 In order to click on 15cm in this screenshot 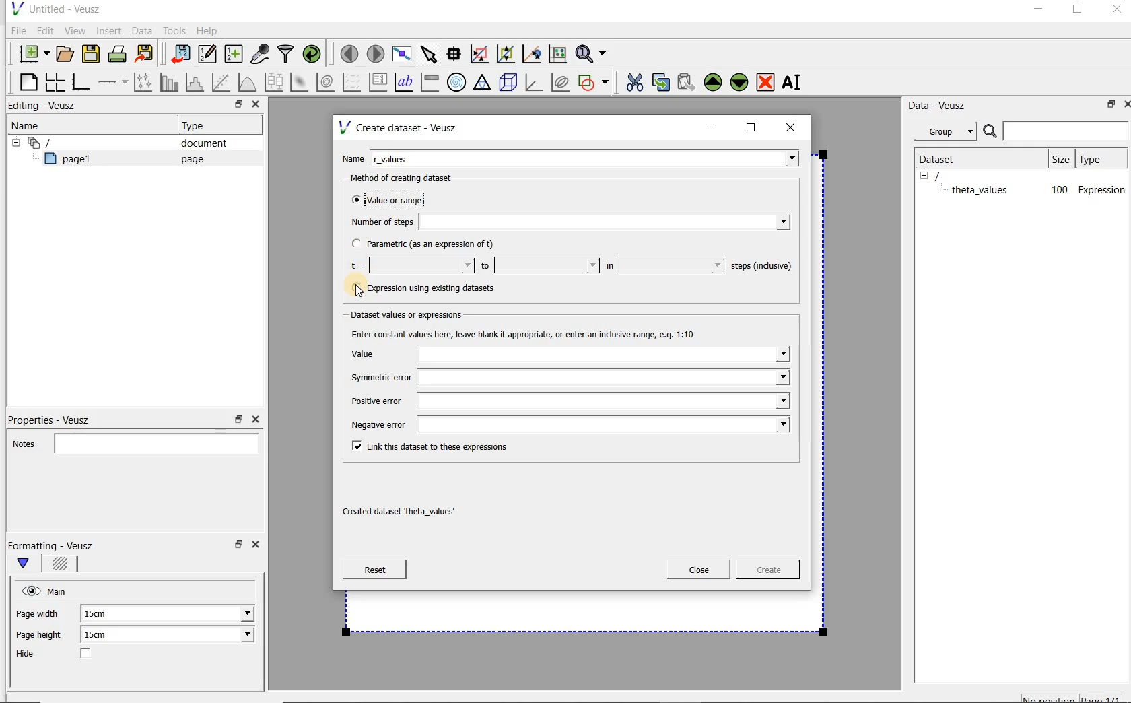, I will do `click(104, 635)`.